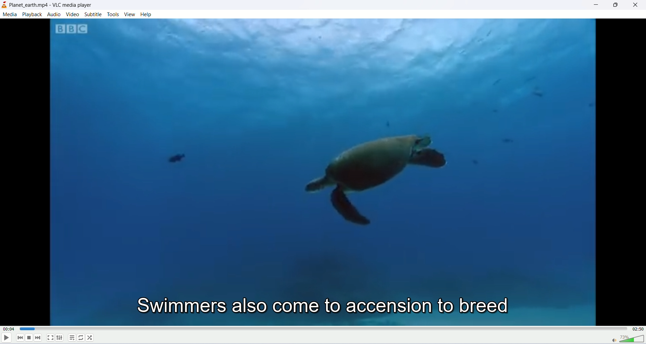  Describe the element at coordinates (94, 14) in the screenshot. I see `subtitle` at that location.